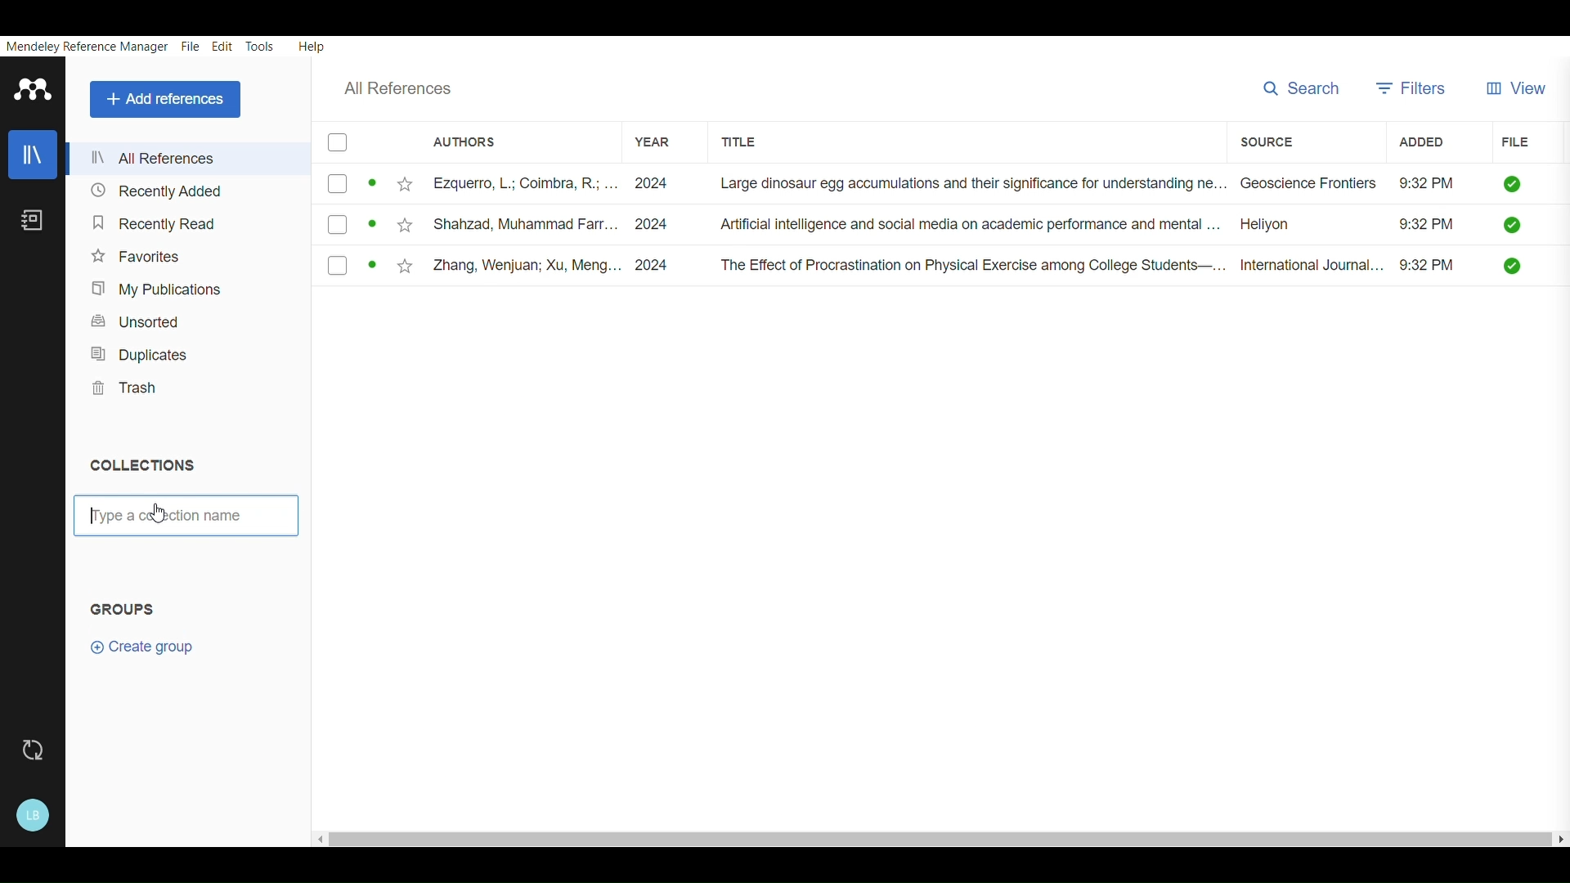  I want to click on Favorites, so click(140, 253).